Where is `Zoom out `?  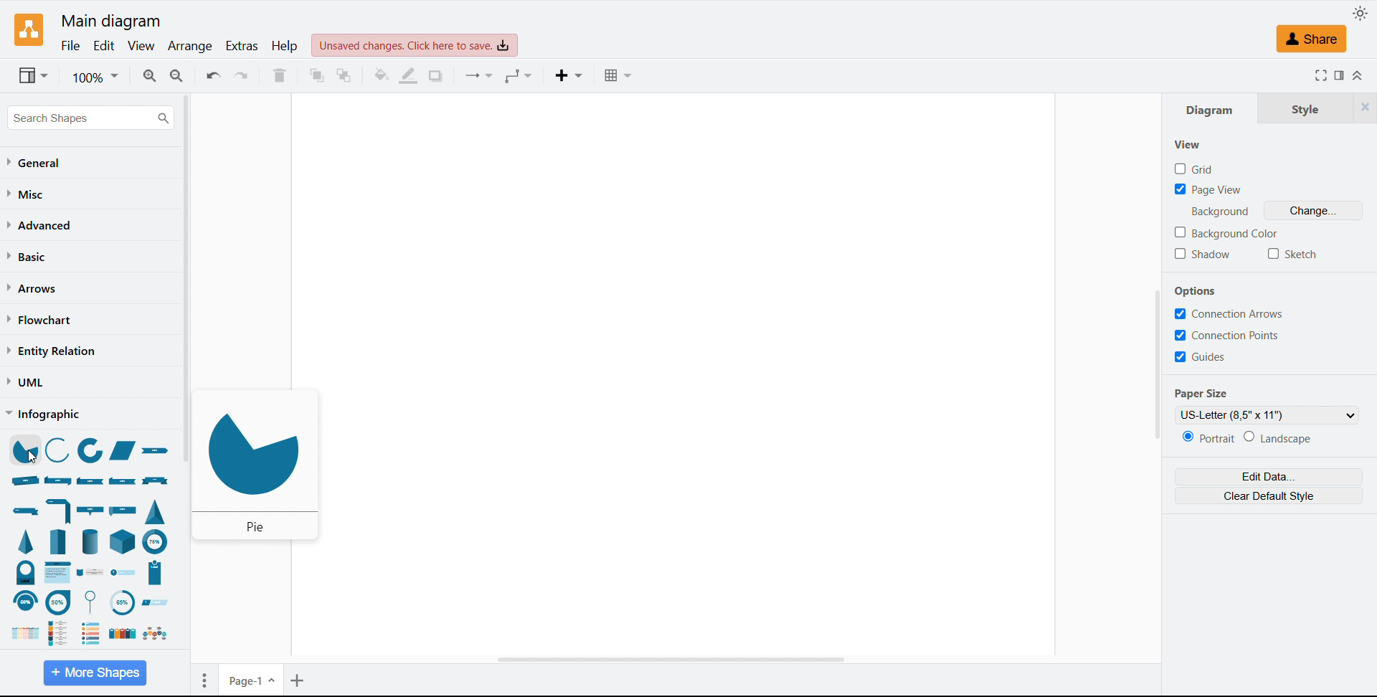
Zoom out  is located at coordinates (179, 76).